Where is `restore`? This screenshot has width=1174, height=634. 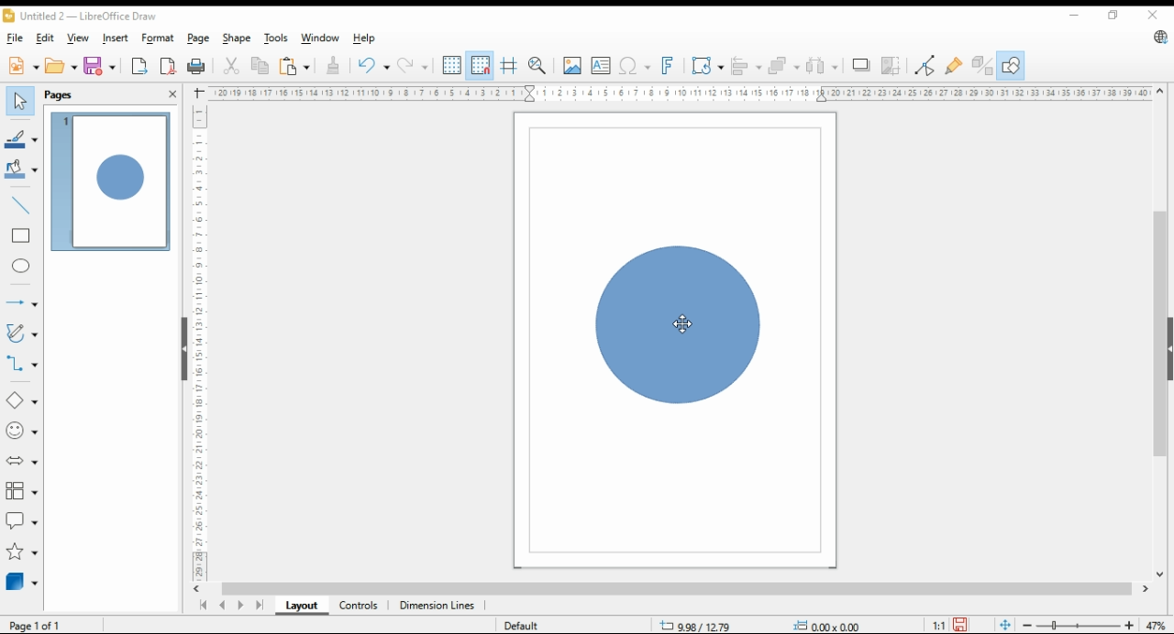 restore is located at coordinates (1117, 16).